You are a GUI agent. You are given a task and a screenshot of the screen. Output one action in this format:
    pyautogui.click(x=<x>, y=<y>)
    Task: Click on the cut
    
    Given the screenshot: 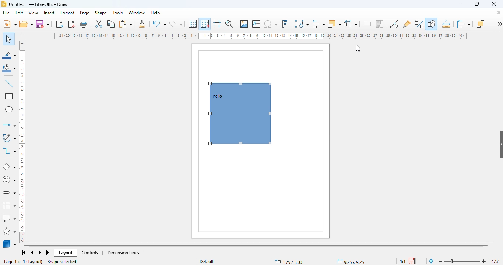 What is the action you would take?
    pyautogui.click(x=99, y=24)
    